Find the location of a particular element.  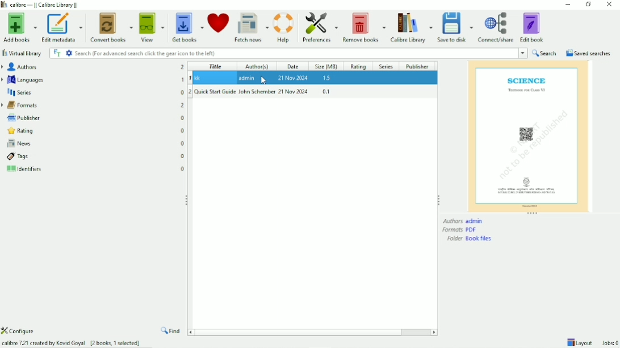

Publisher is located at coordinates (417, 66).